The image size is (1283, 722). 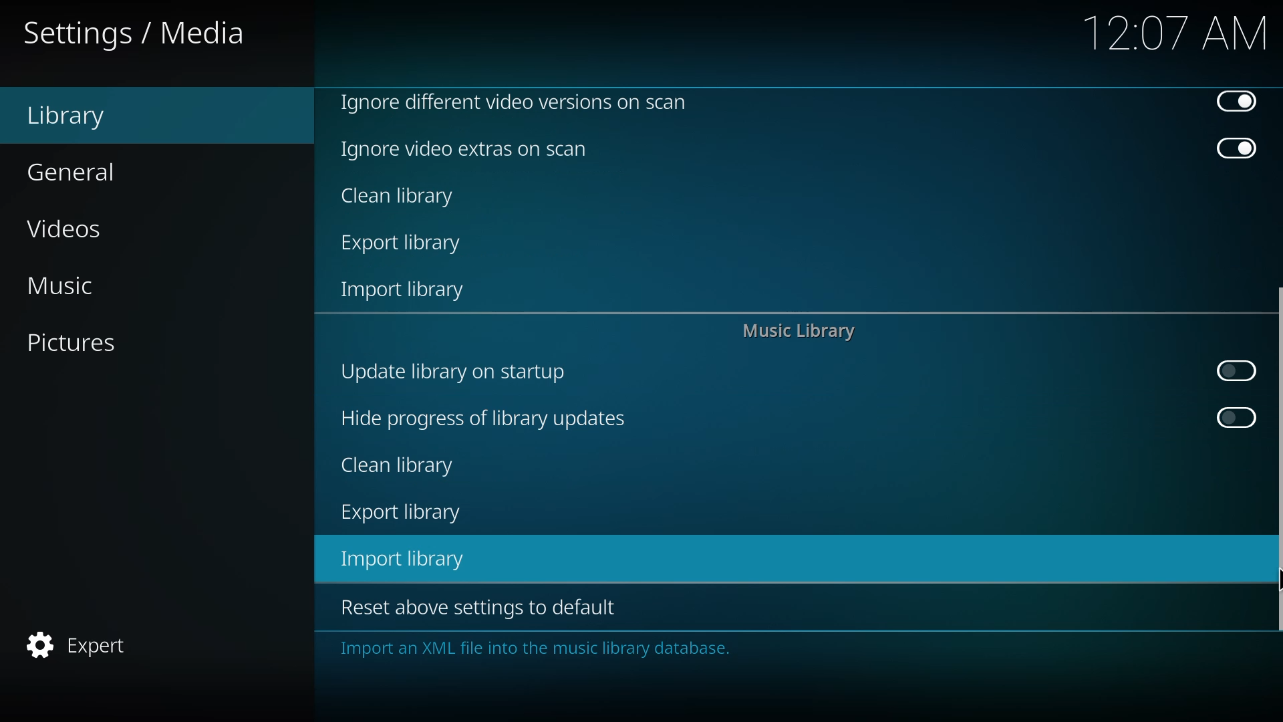 What do you see at coordinates (59, 285) in the screenshot?
I see `music` at bounding box center [59, 285].